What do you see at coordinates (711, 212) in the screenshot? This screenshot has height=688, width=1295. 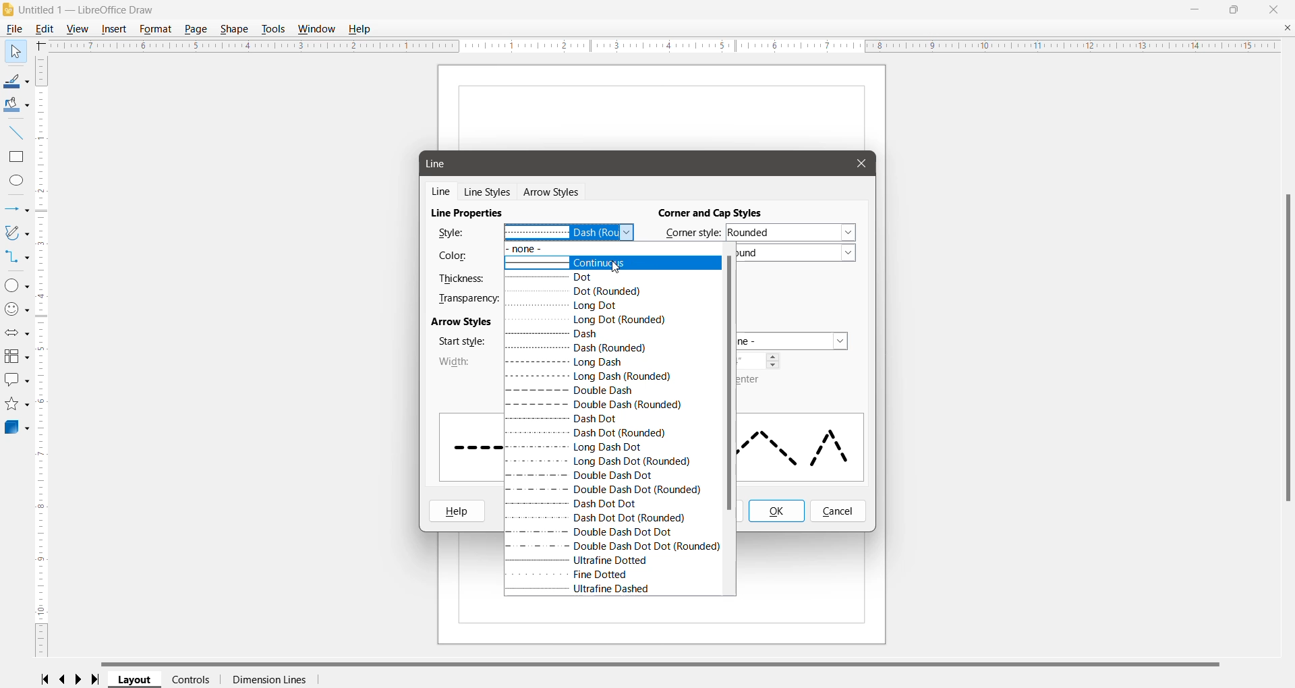 I see `Corner and Cap Styles` at bounding box center [711, 212].